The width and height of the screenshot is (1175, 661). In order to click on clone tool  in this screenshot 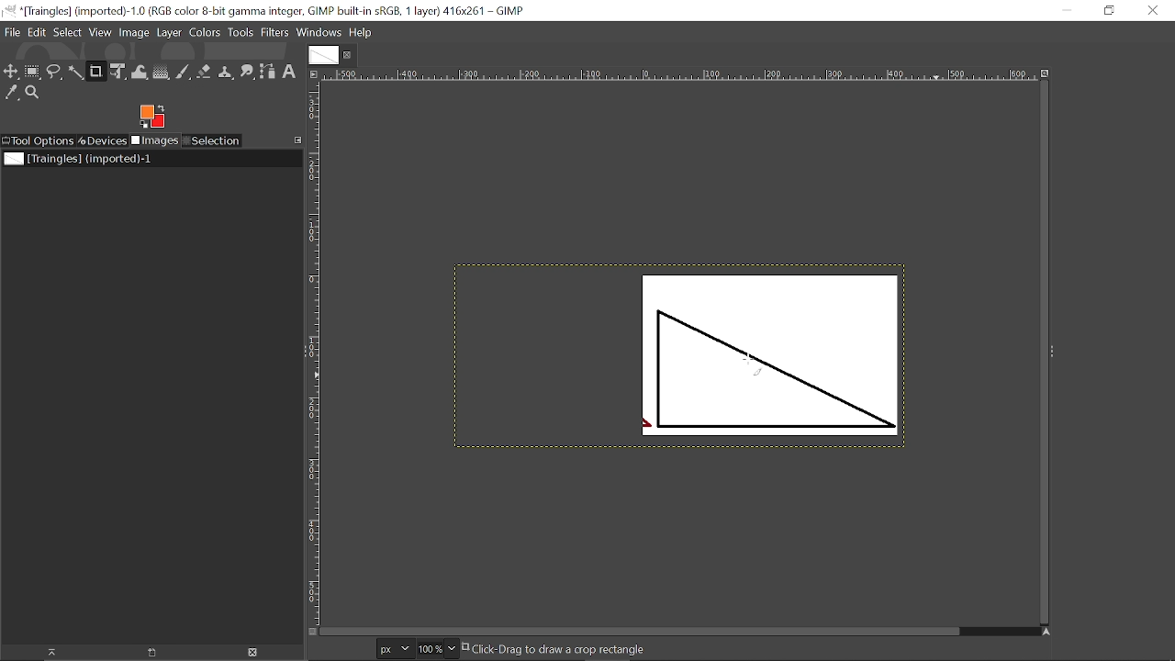, I will do `click(225, 73)`.